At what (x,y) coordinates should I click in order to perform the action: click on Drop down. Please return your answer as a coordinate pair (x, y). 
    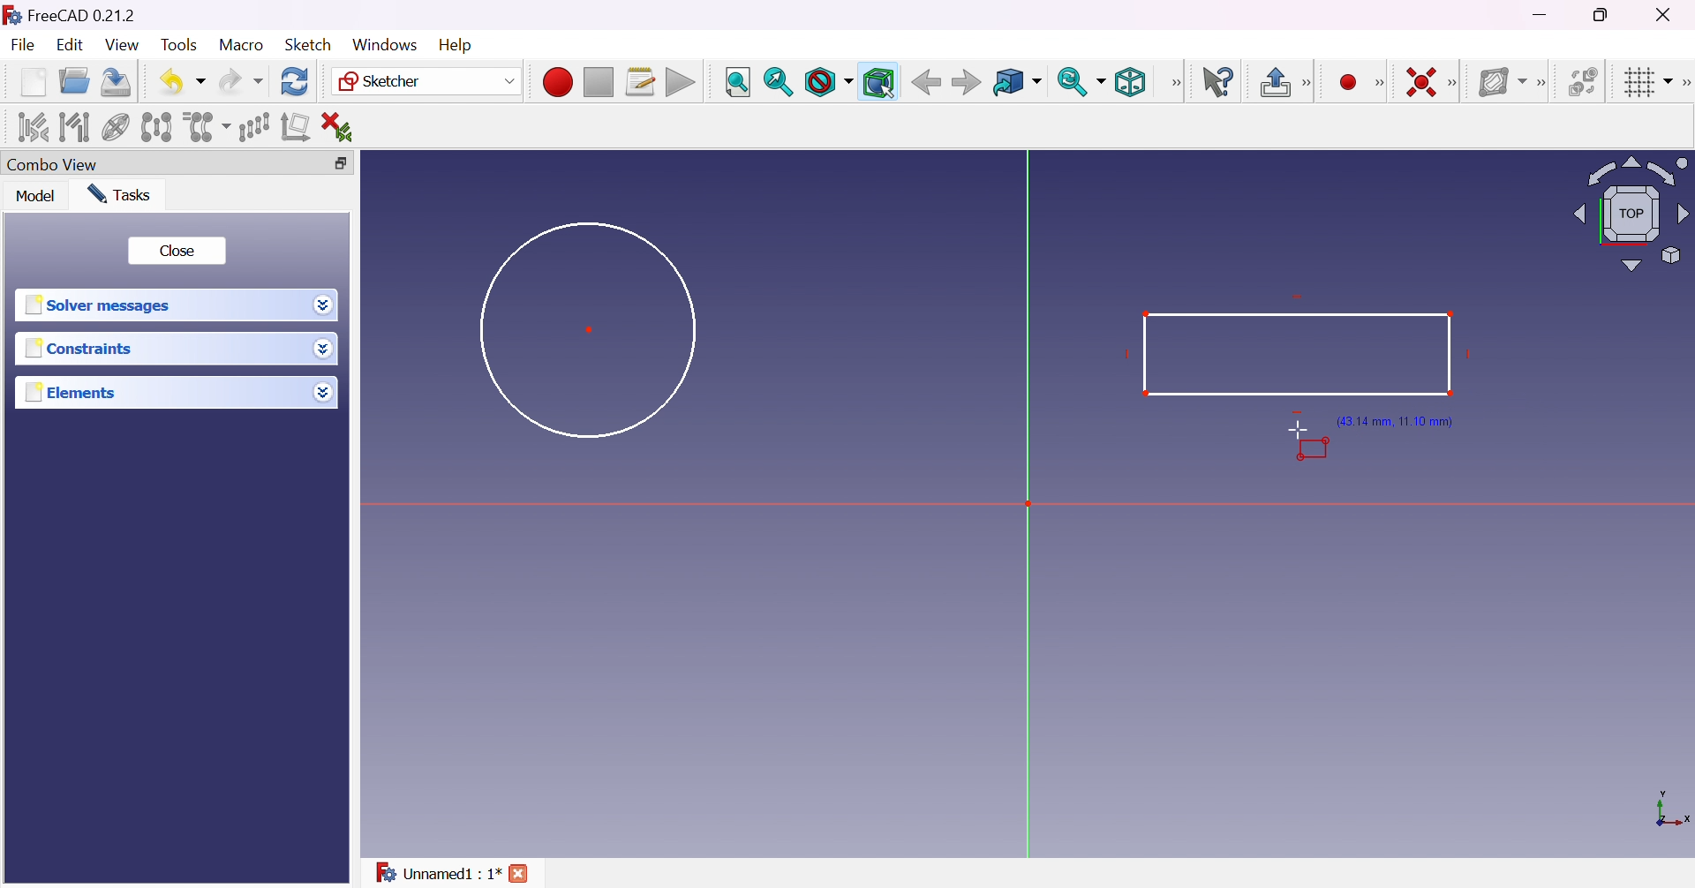
    Looking at the image, I should click on (323, 392).